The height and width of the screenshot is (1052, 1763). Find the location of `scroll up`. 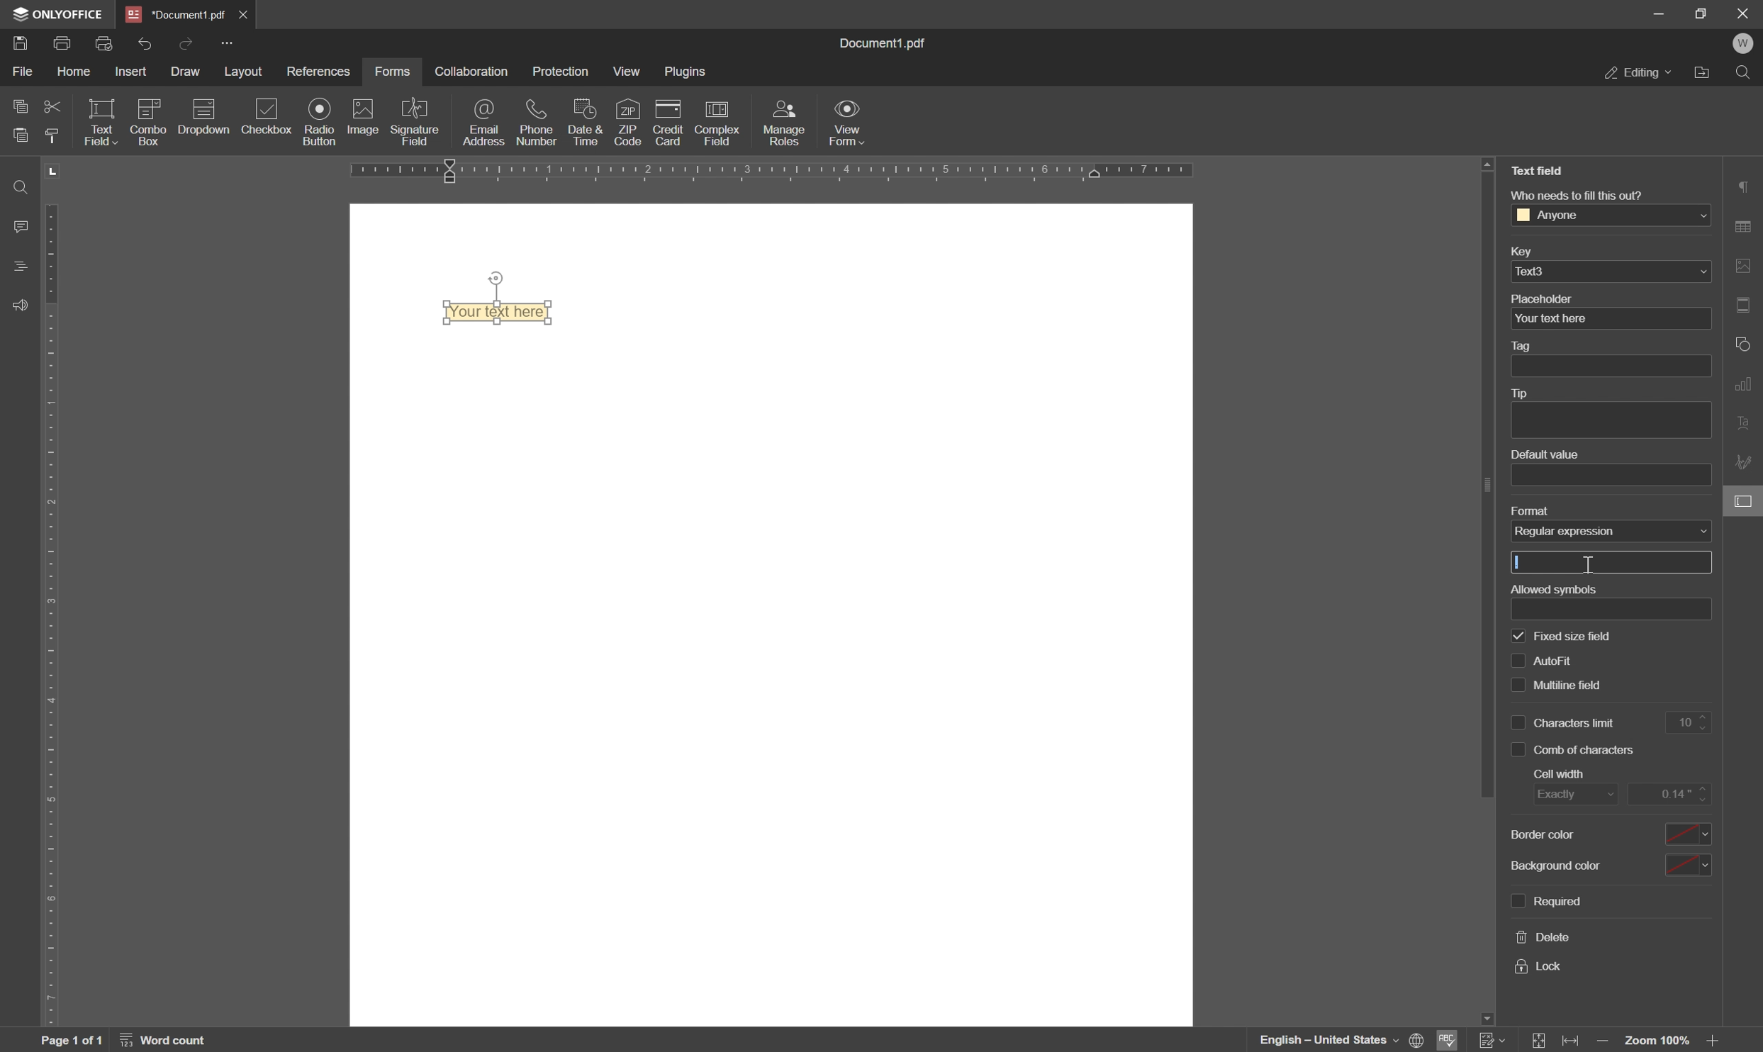

scroll up is located at coordinates (1488, 164).